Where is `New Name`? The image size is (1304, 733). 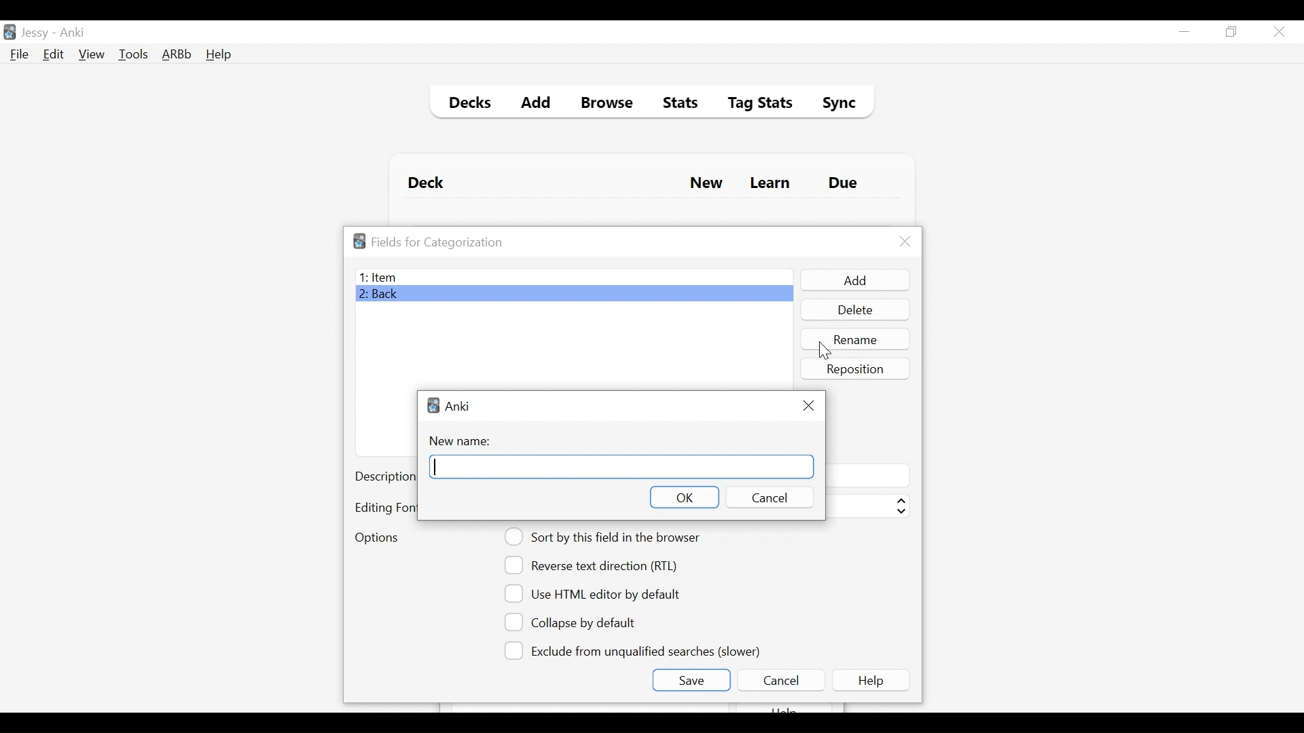 New Name is located at coordinates (464, 441).